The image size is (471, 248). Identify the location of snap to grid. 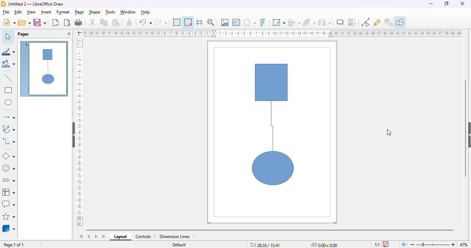
(188, 22).